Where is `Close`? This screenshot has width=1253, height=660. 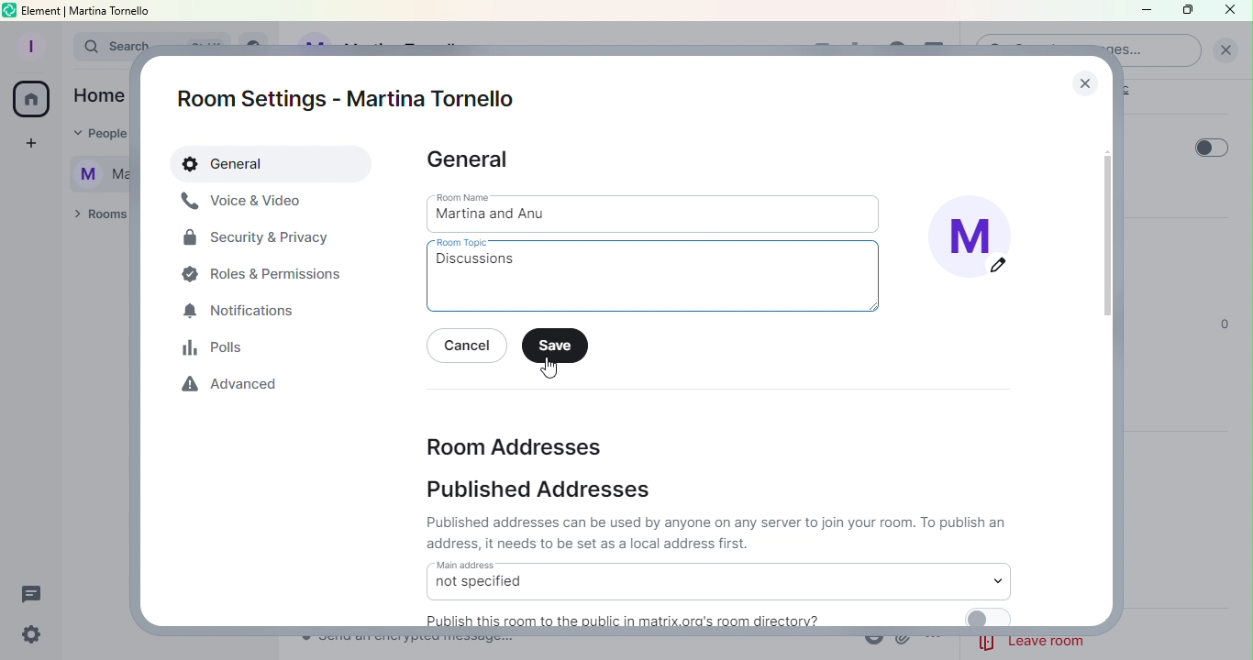
Close is located at coordinates (1232, 11).